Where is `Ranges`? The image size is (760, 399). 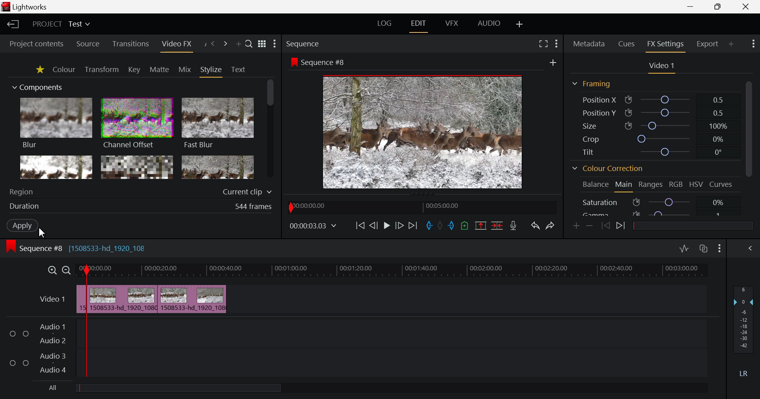
Ranges is located at coordinates (652, 185).